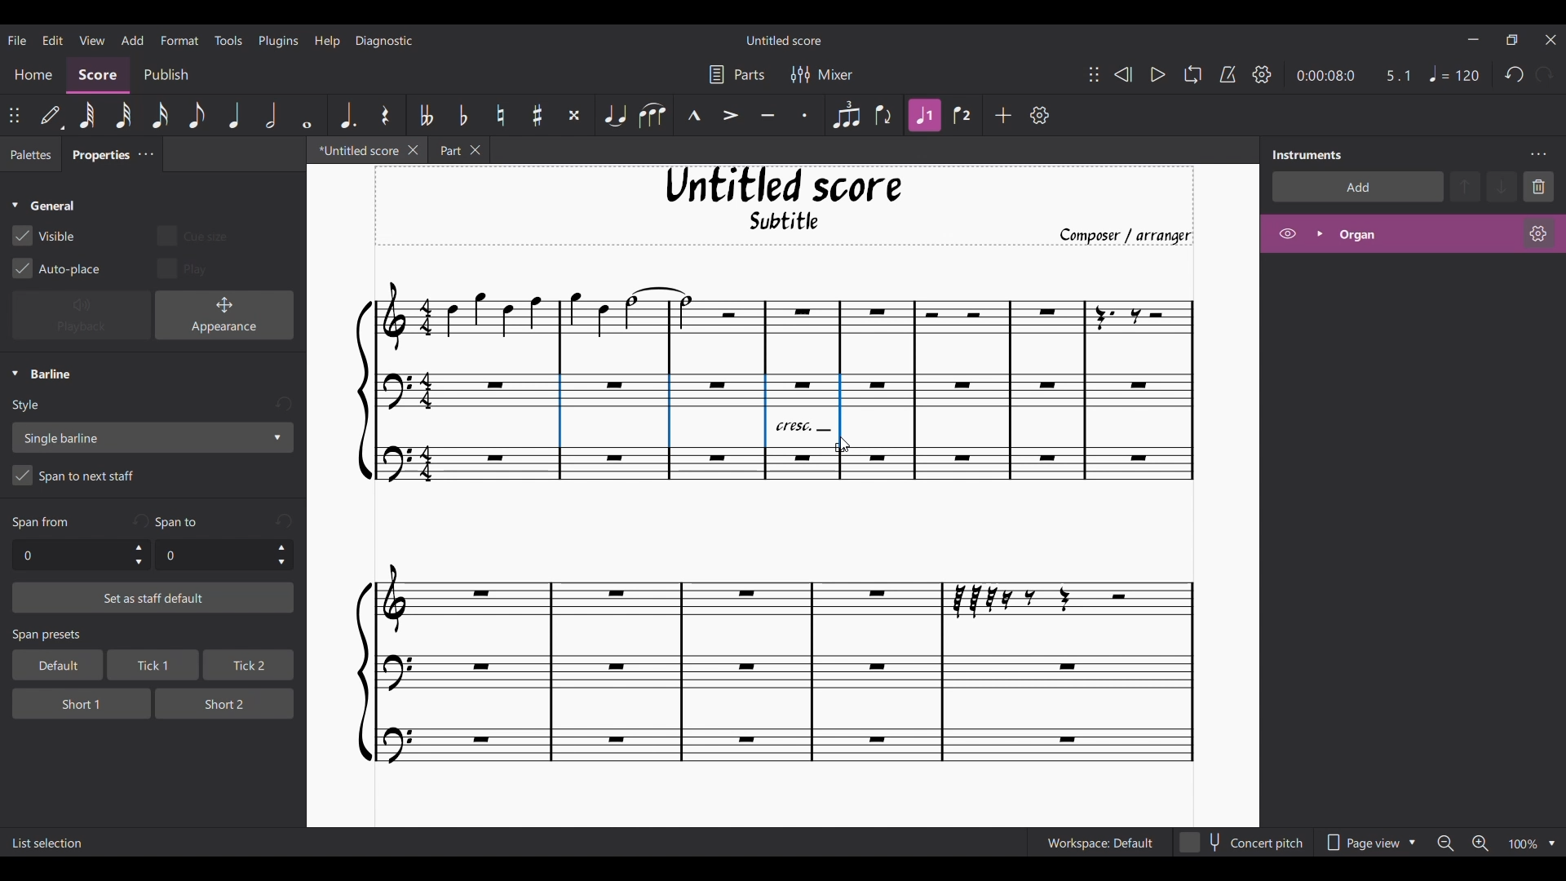 The width and height of the screenshot is (1566, 881). I want to click on Untitled Score, so click(784, 185).